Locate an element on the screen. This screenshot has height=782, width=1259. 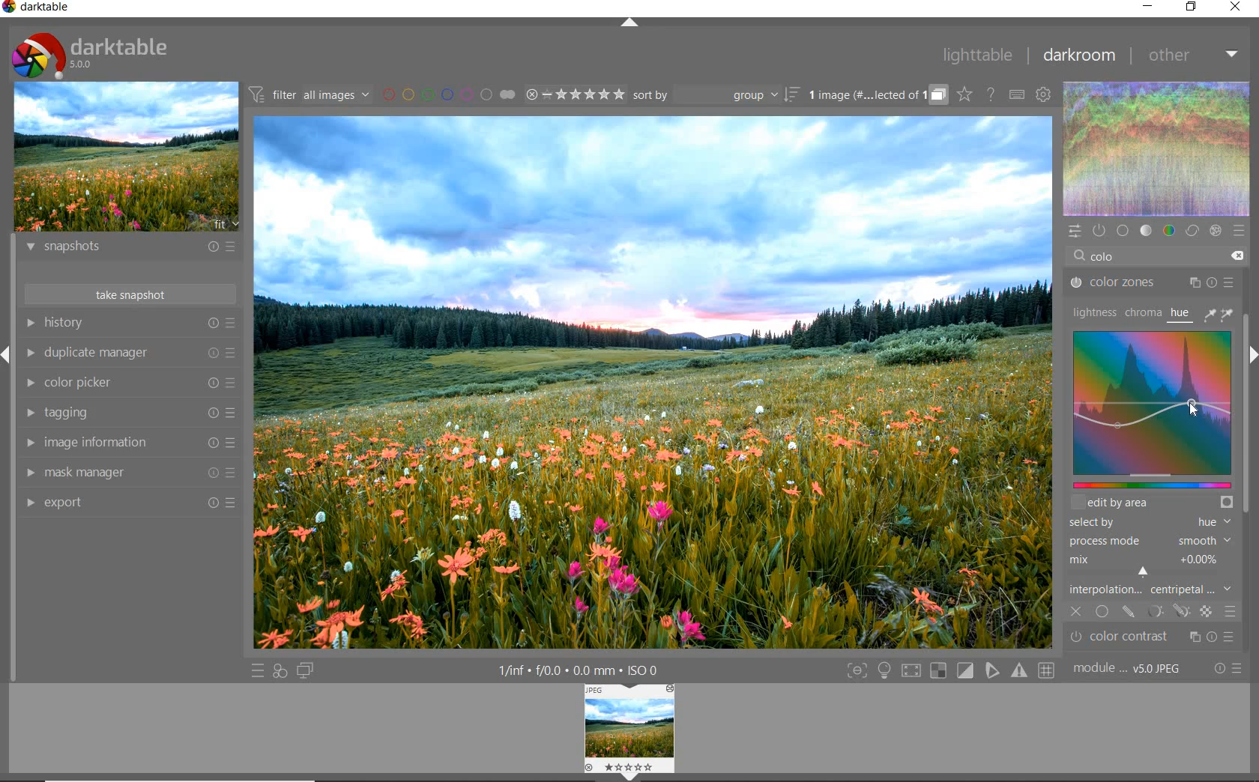
module..v50JPEG is located at coordinates (1131, 669).